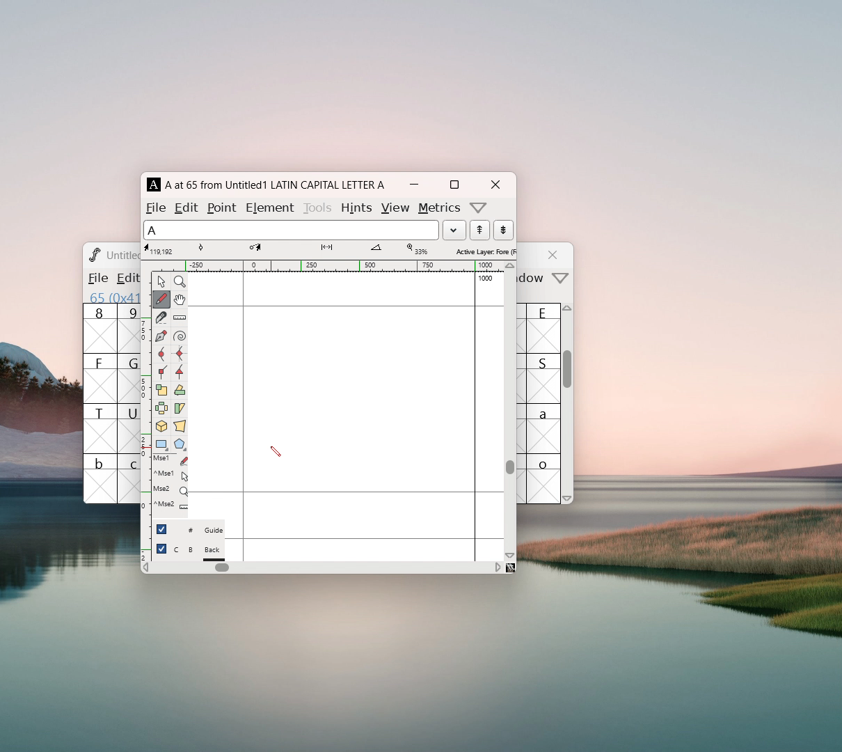 The width and height of the screenshot is (842, 752). I want to click on pointer, so click(161, 281).